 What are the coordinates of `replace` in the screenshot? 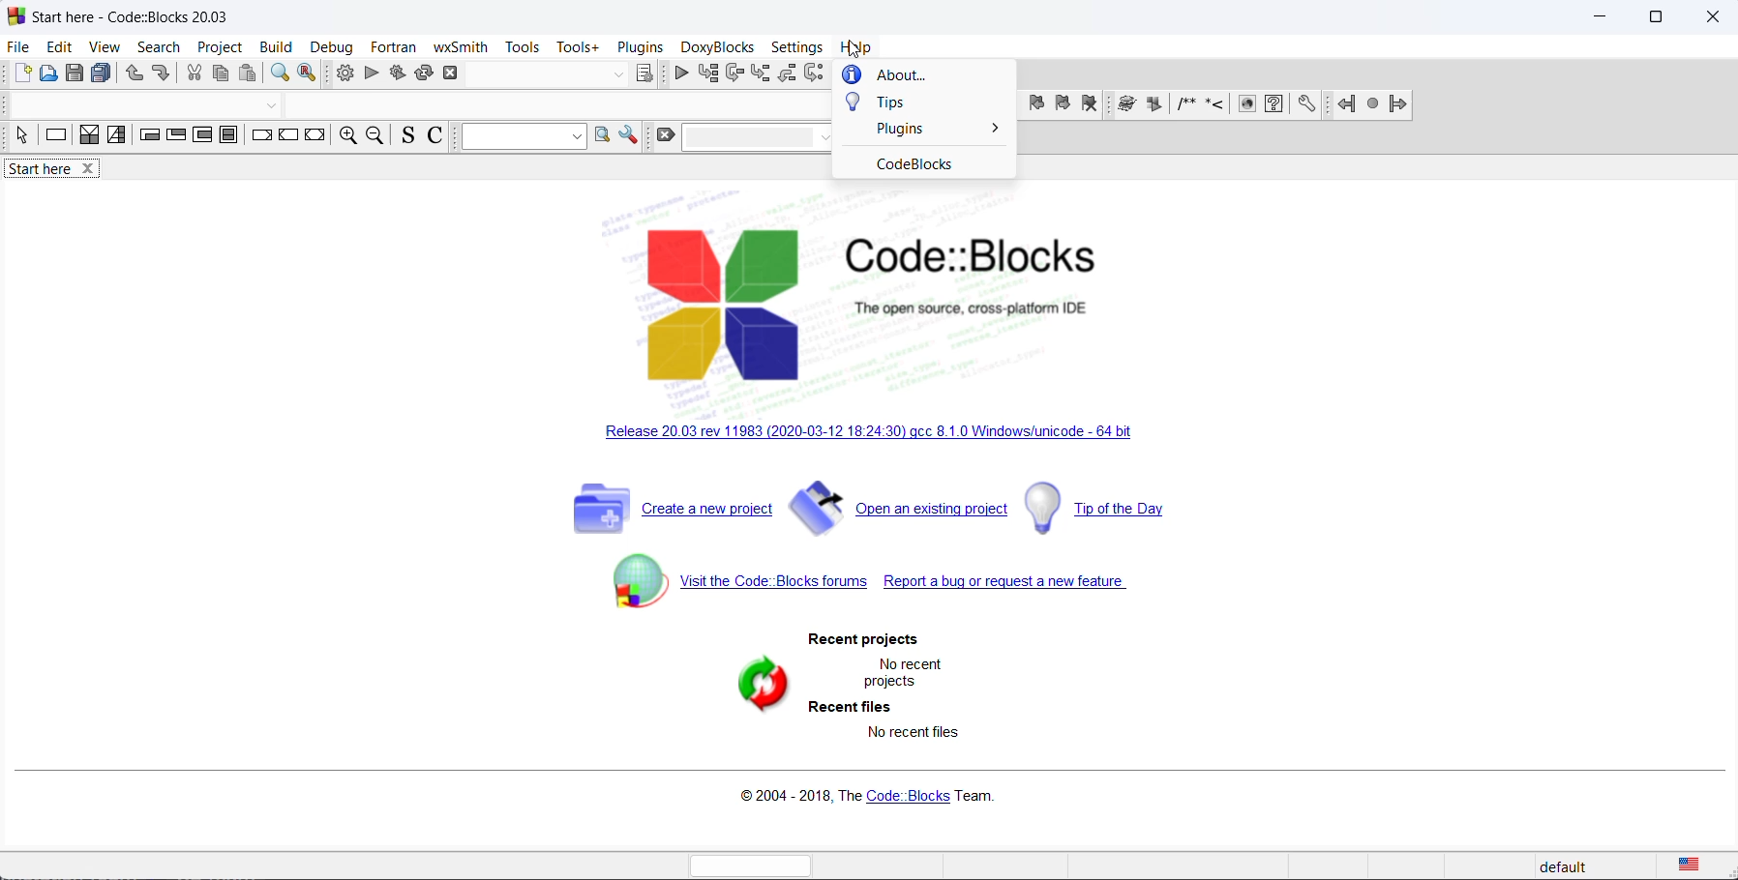 It's located at (309, 74).